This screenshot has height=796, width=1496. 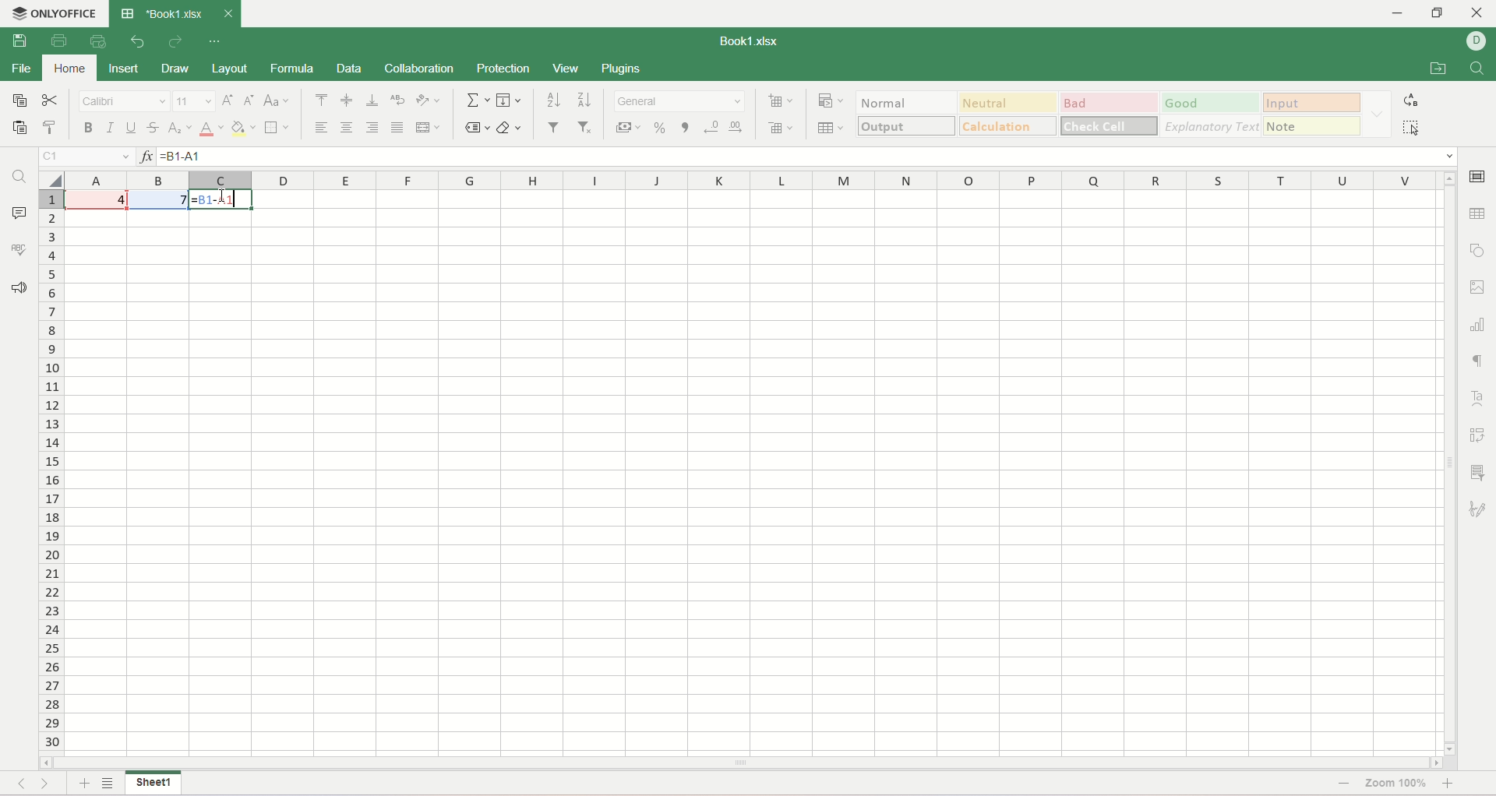 What do you see at coordinates (275, 101) in the screenshot?
I see `change case` at bounding box center [275, 101].